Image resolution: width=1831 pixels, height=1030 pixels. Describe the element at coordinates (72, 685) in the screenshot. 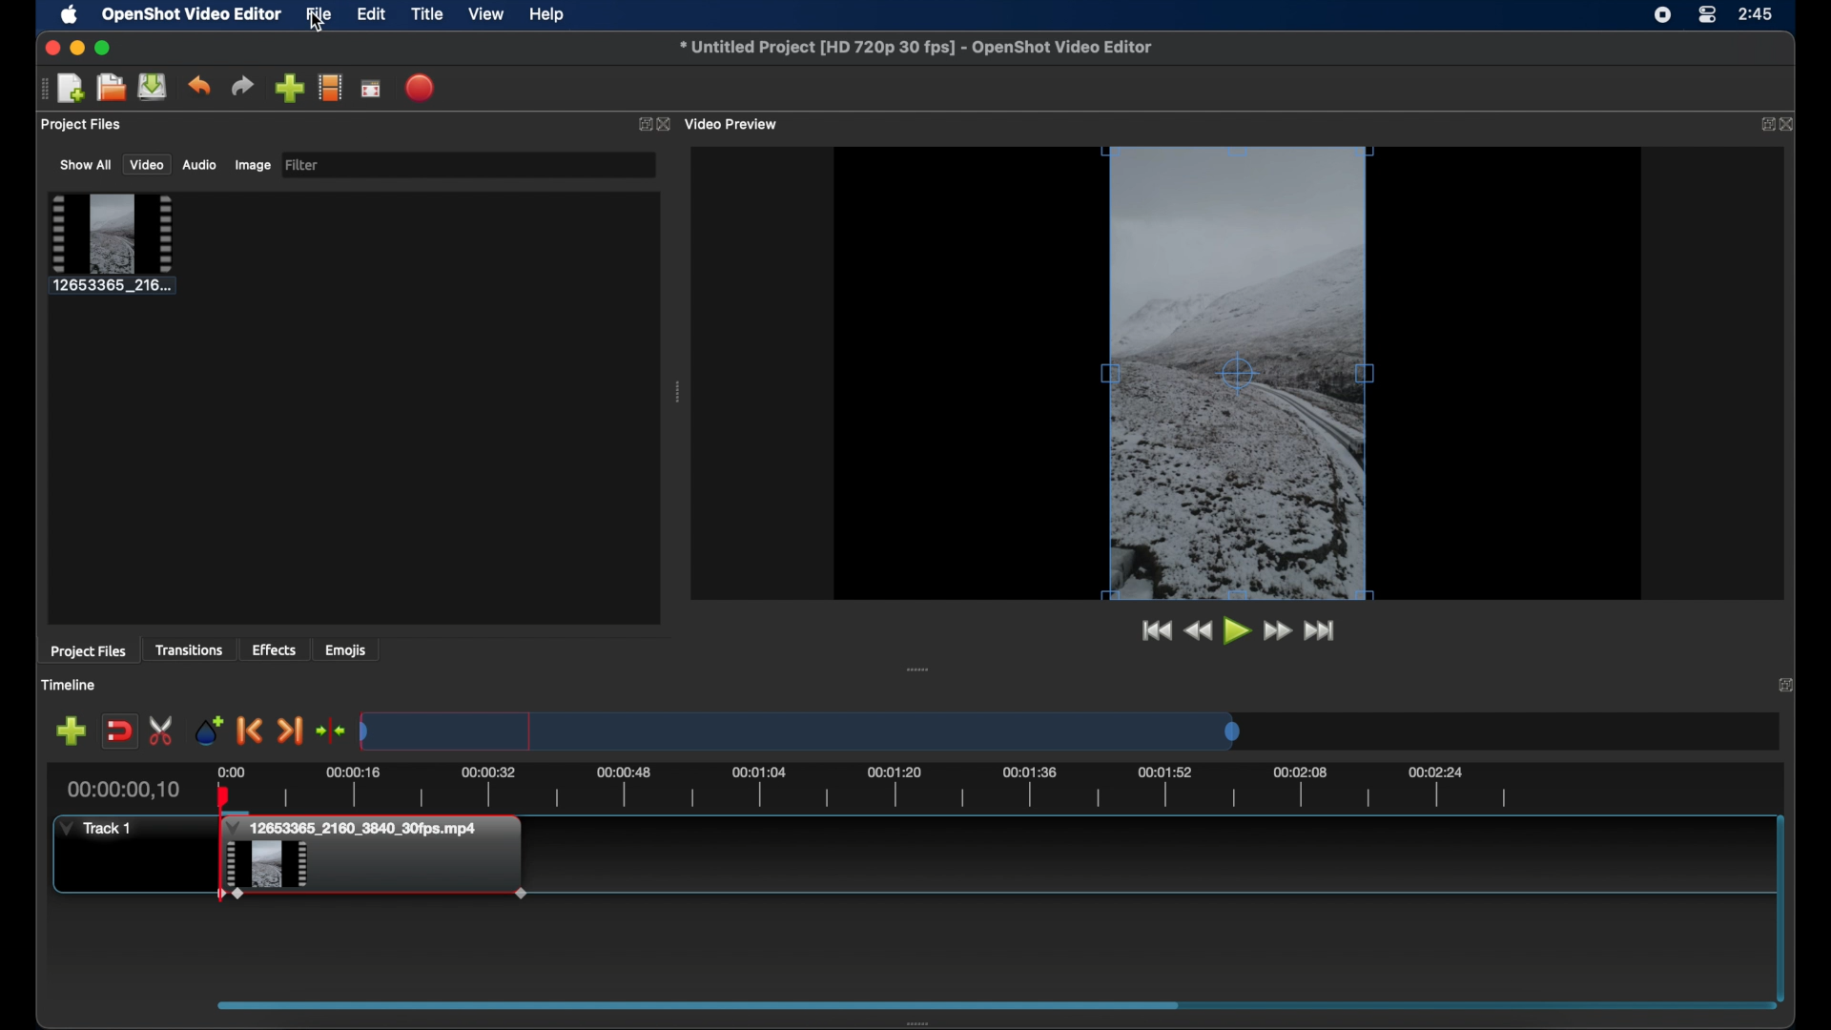

I see `timeline` at that location.